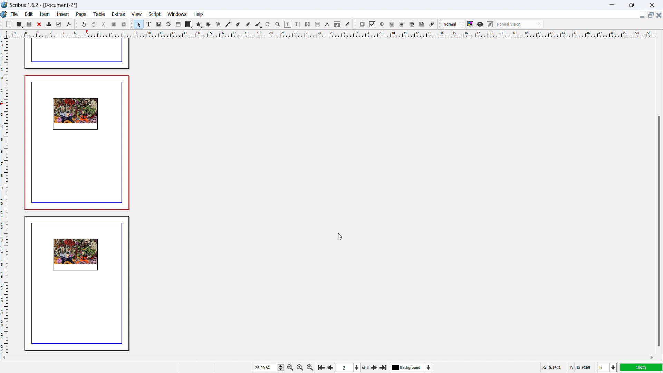 The image size is (663, 373). I want to click on line, so click(228, 25).